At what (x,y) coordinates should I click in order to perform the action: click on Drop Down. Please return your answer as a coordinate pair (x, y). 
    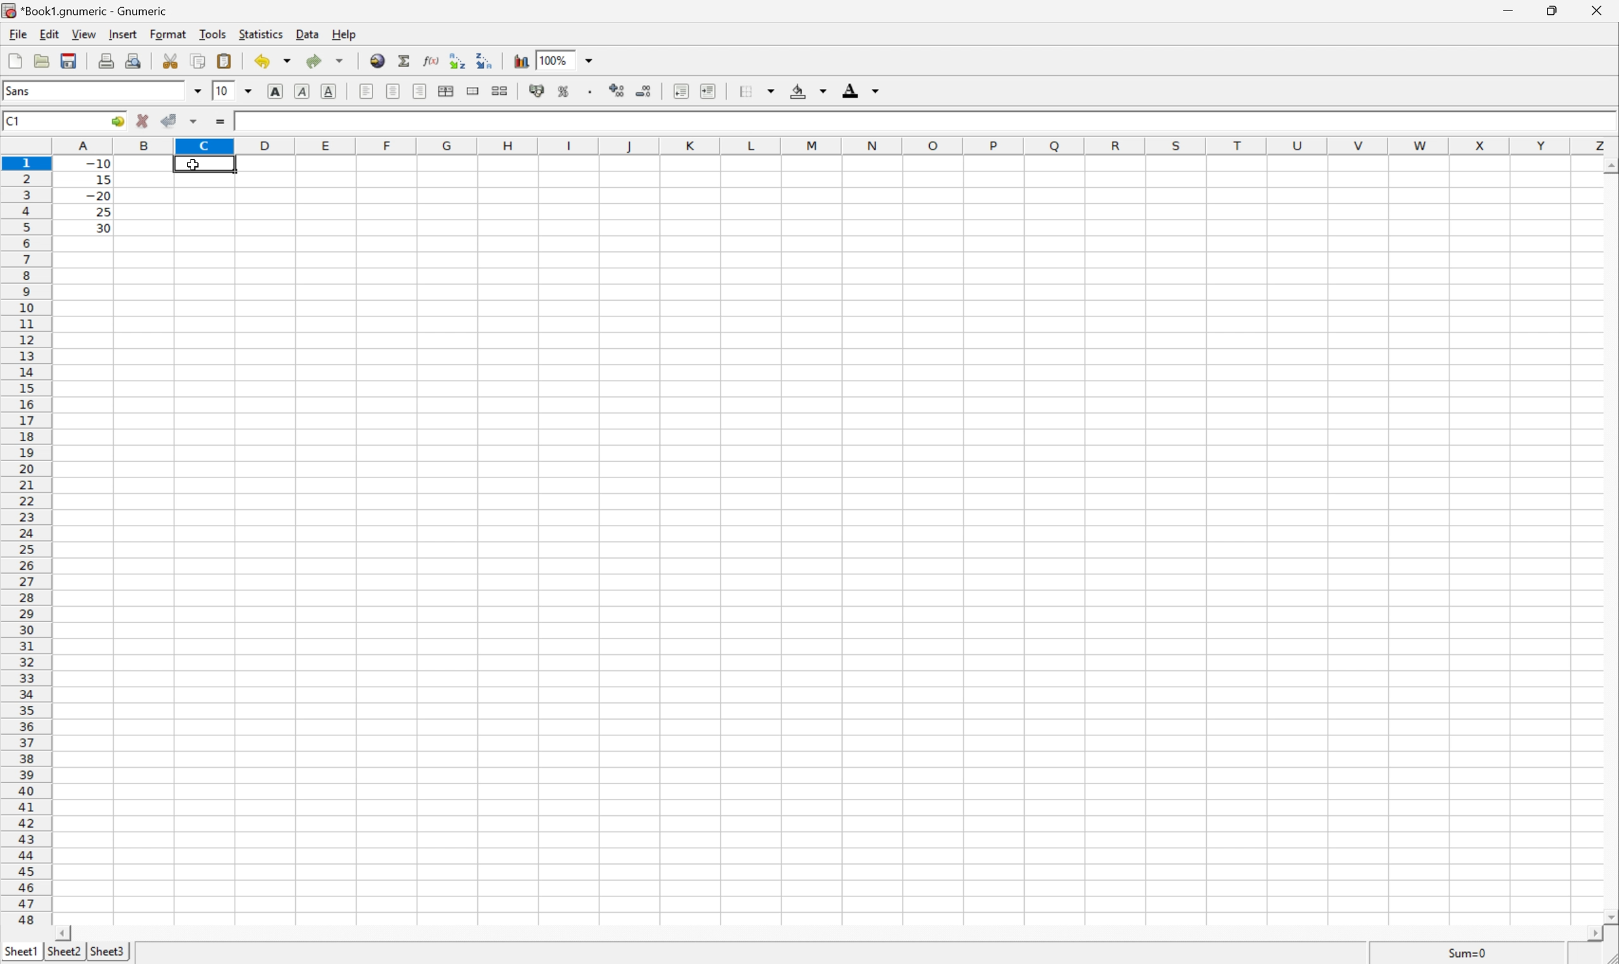
    Looking at the image, I should click on (592, 59).